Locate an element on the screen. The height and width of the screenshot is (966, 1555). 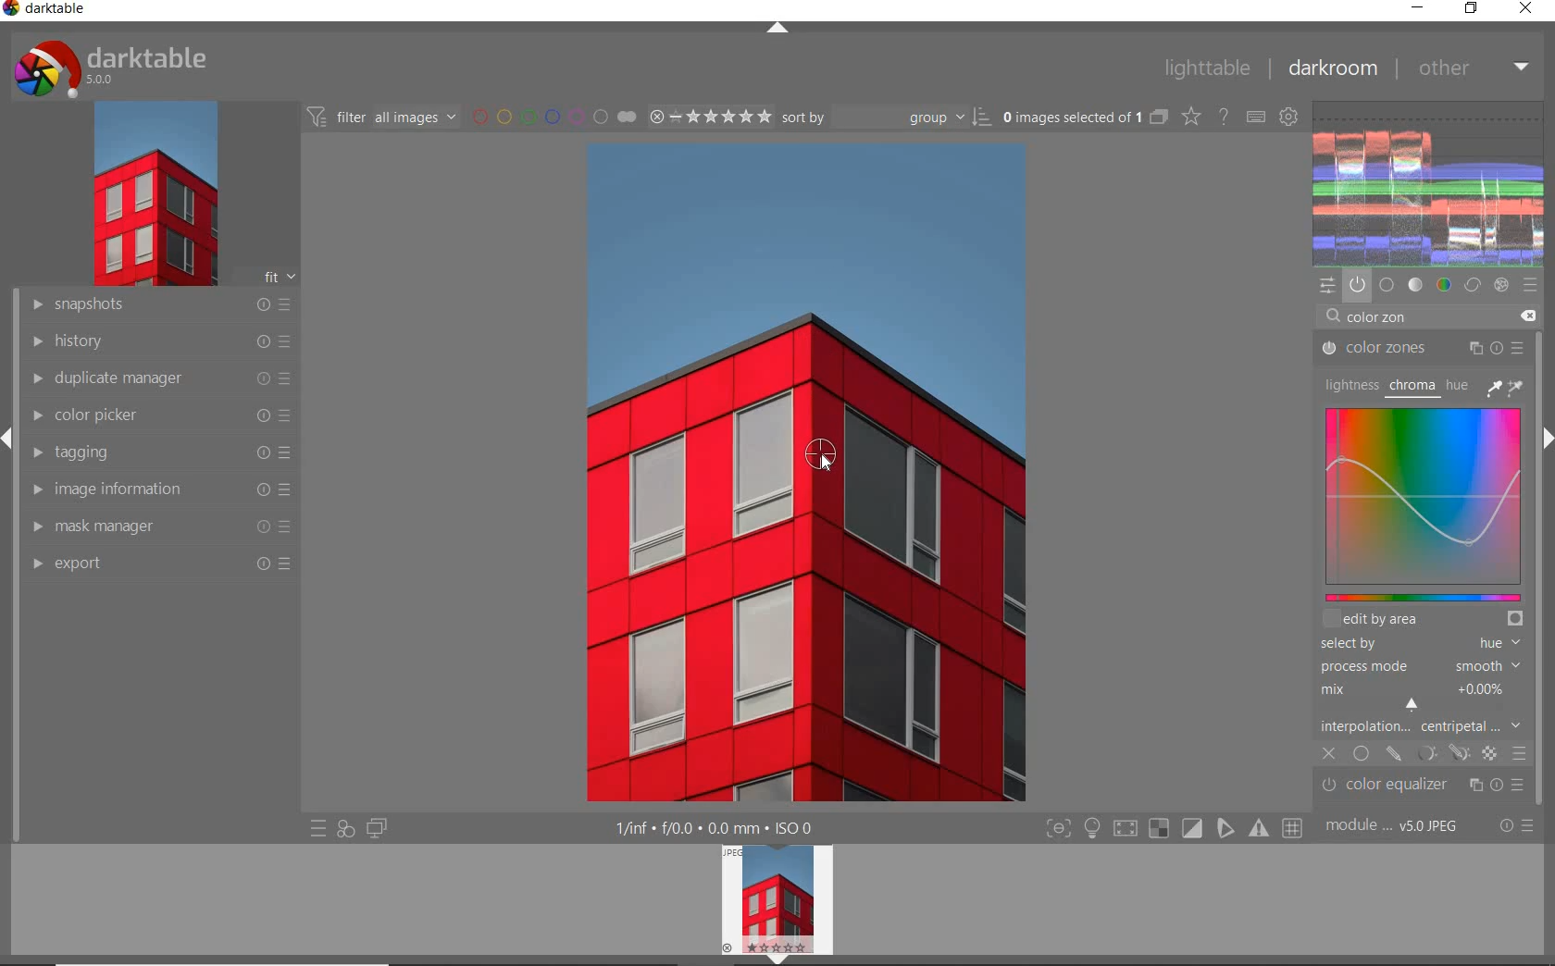
reset or presets & preferences is located at coordinates (1516, 827).